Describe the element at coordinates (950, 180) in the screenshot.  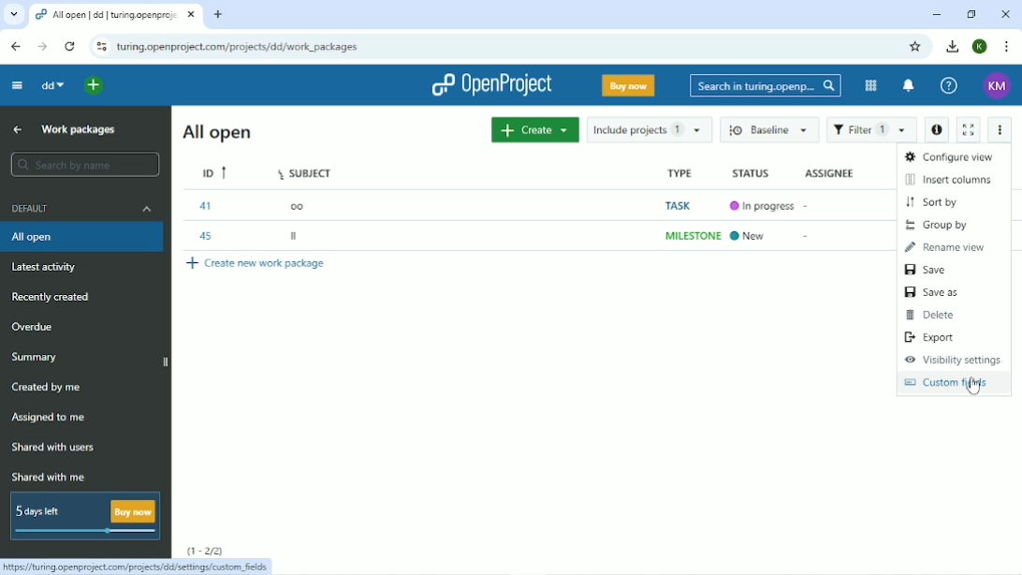
I see `Insert columns` at that location.